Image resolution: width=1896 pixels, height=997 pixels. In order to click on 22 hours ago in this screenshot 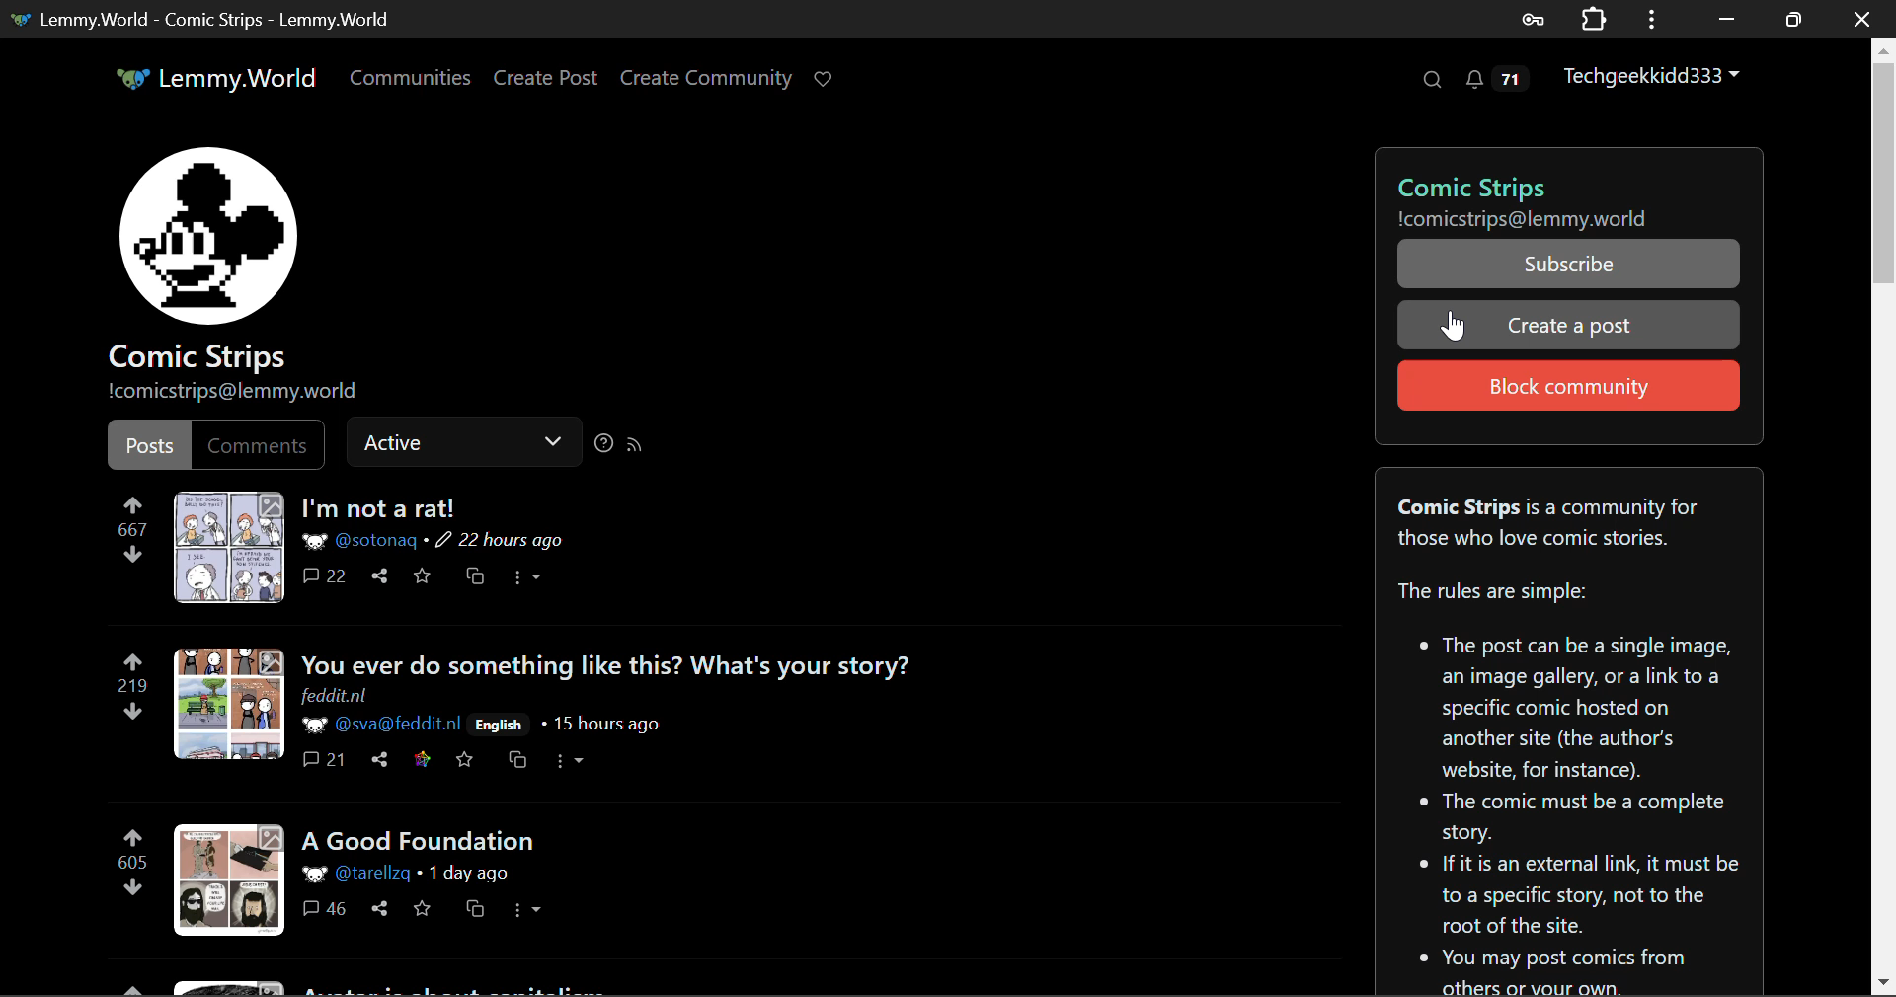, I will do `click(512, 540)`.